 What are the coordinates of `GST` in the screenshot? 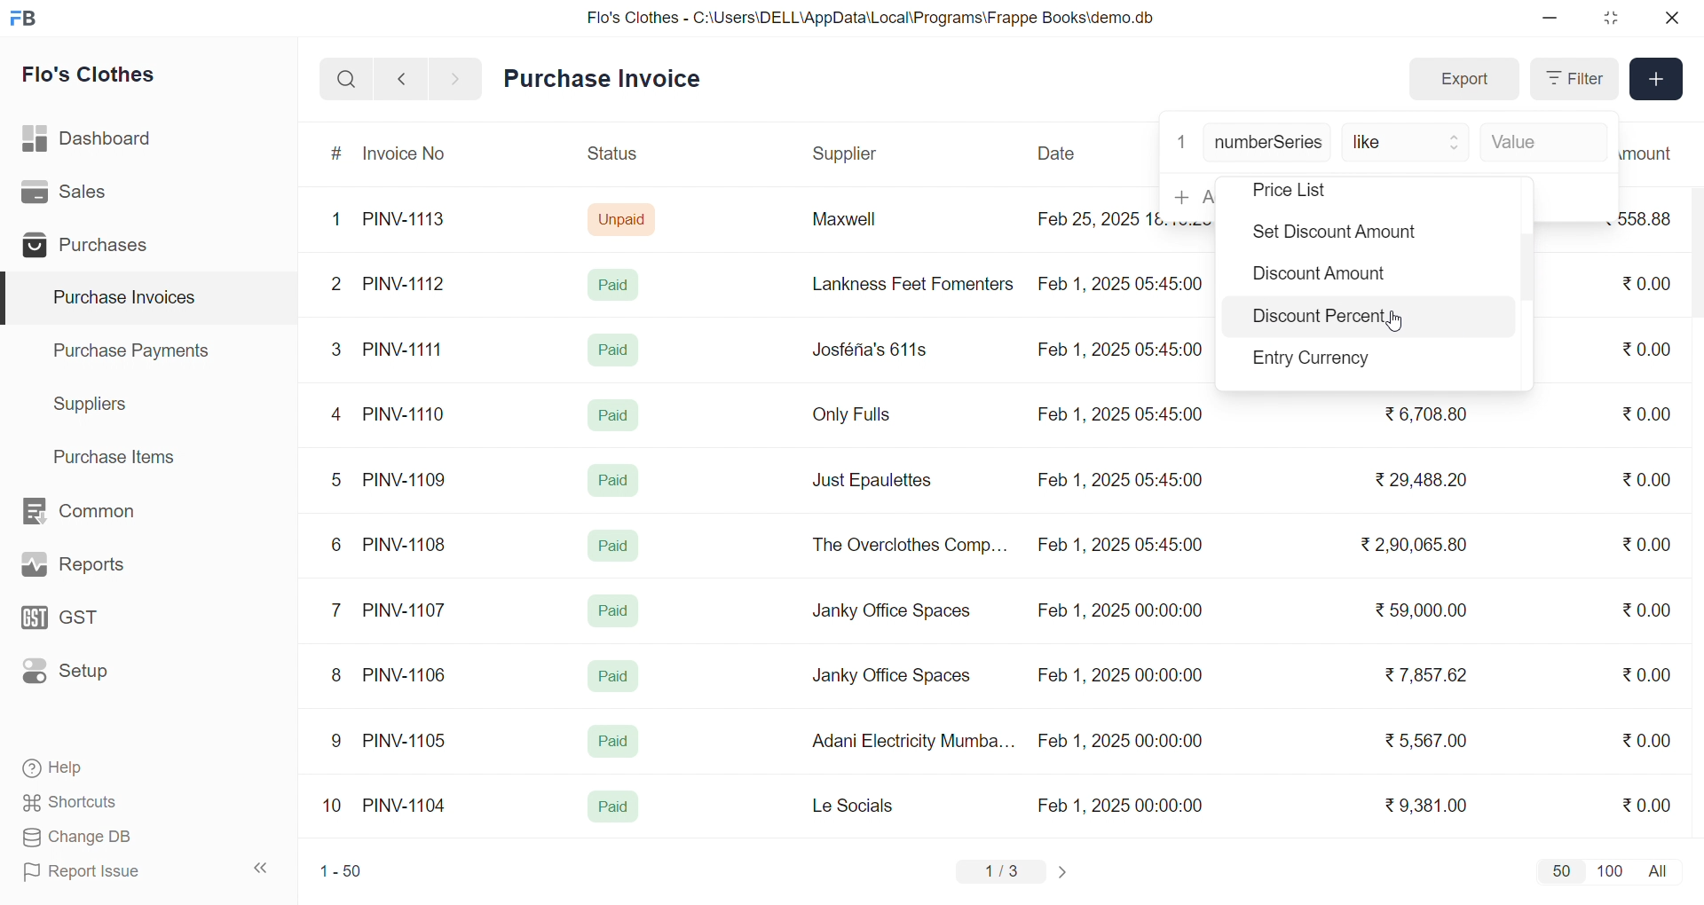 It's located at (92, 623).